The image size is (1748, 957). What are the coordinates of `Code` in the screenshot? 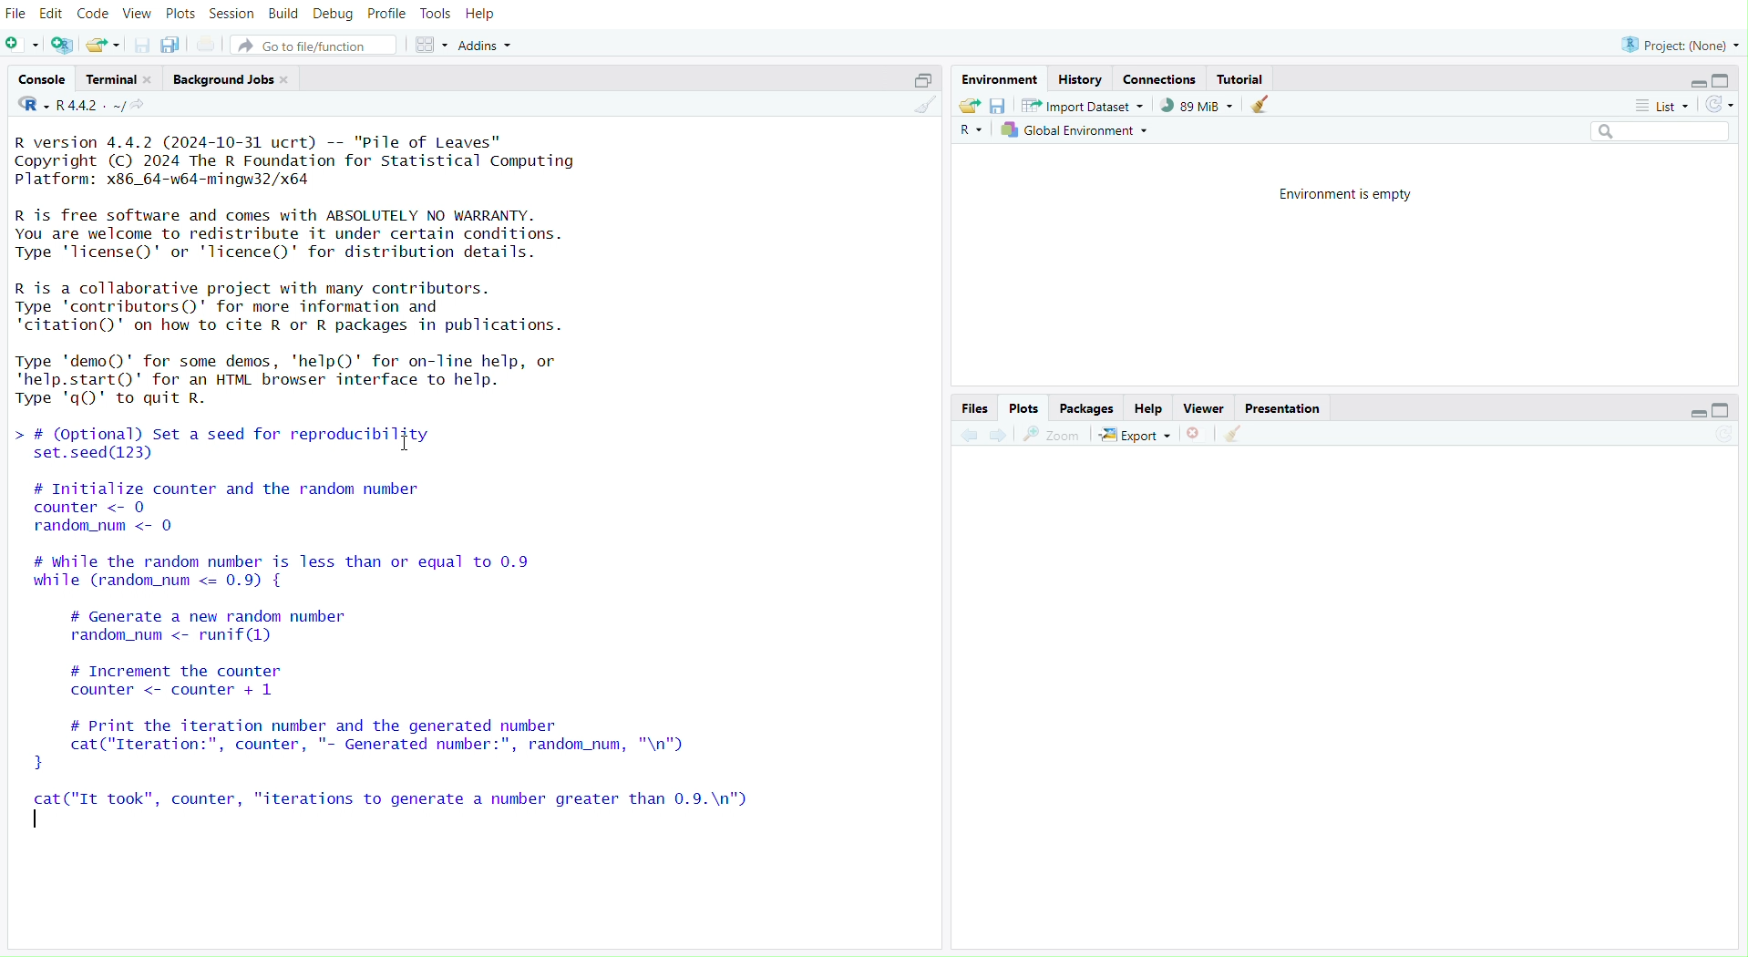 It's located at (91, 13).